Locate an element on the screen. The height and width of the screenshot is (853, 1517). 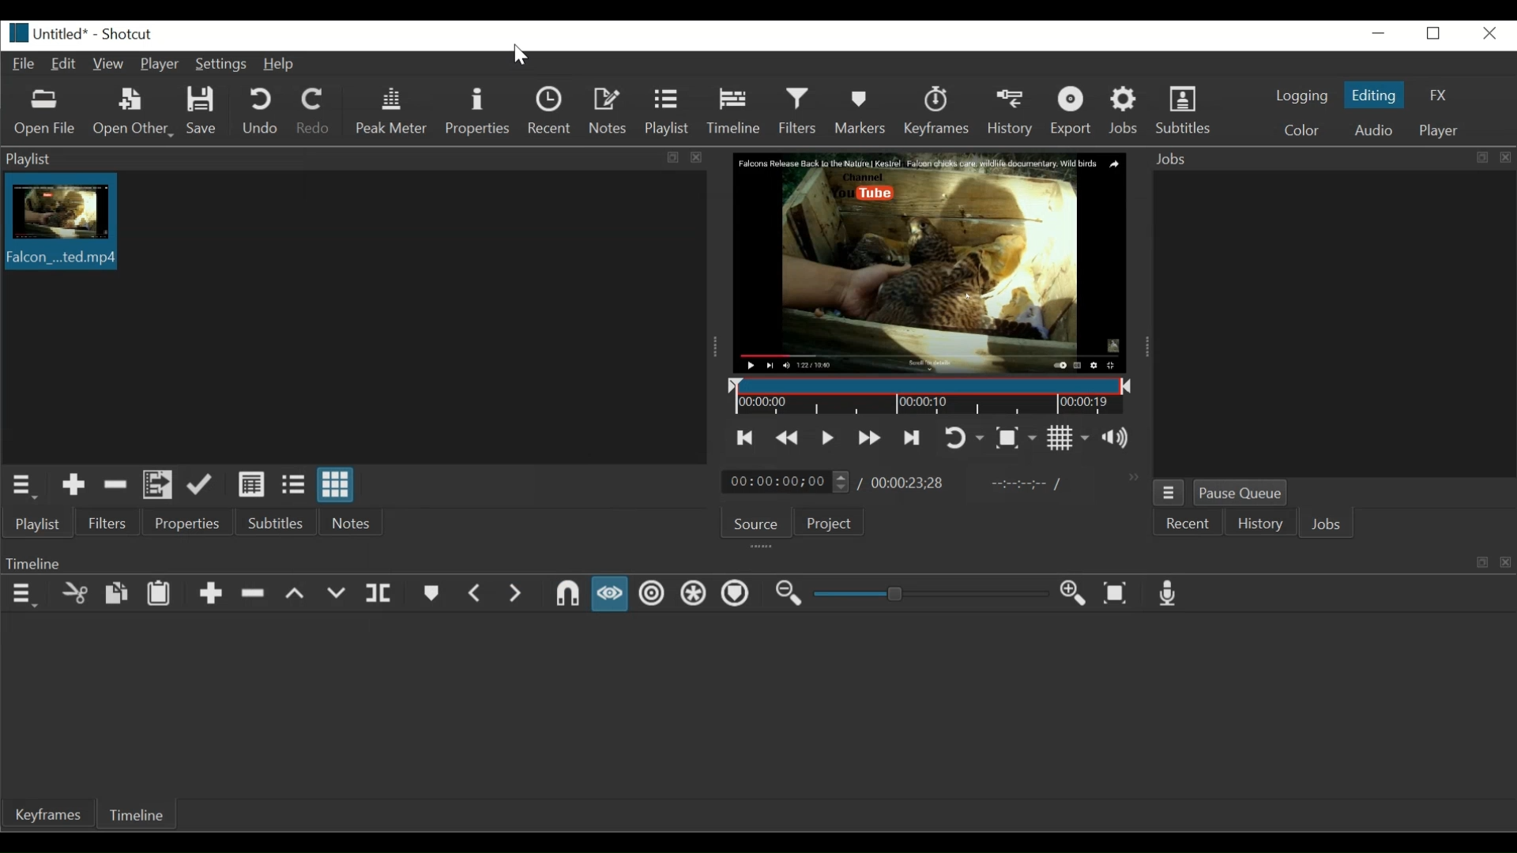
Zoom Timeline in is located at coordinates (1077, 595).